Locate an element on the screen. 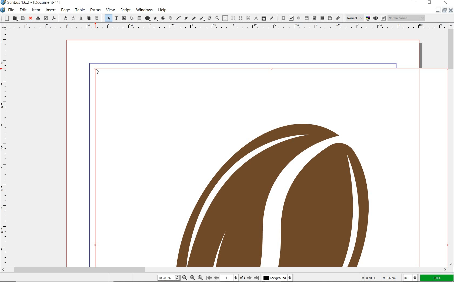  Vertical Margin is located at coordinates (5, 149).